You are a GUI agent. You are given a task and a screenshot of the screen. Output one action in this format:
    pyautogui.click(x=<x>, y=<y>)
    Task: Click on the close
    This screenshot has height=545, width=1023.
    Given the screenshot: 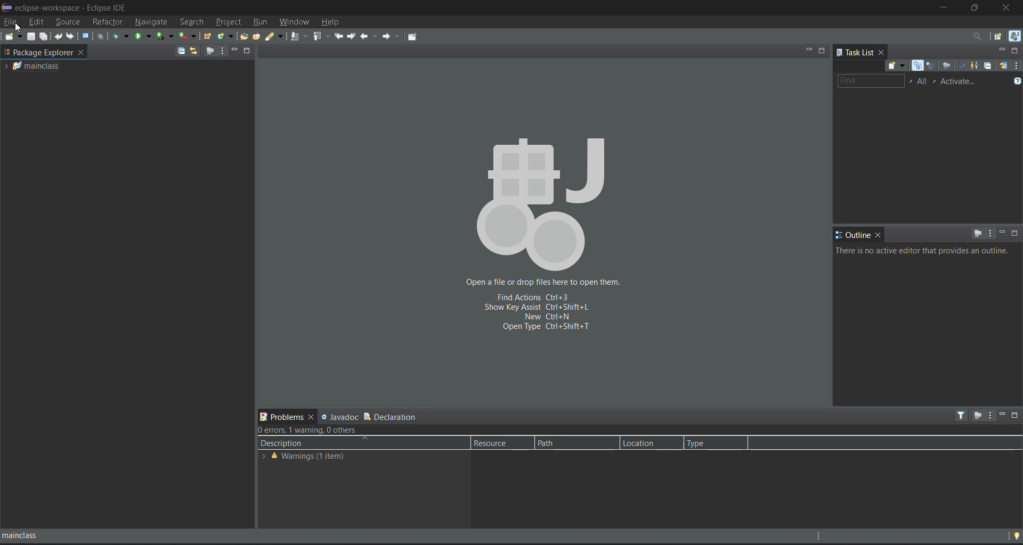 What is the action you would take?
    pyautogui.click(x=1008, y=8)
    